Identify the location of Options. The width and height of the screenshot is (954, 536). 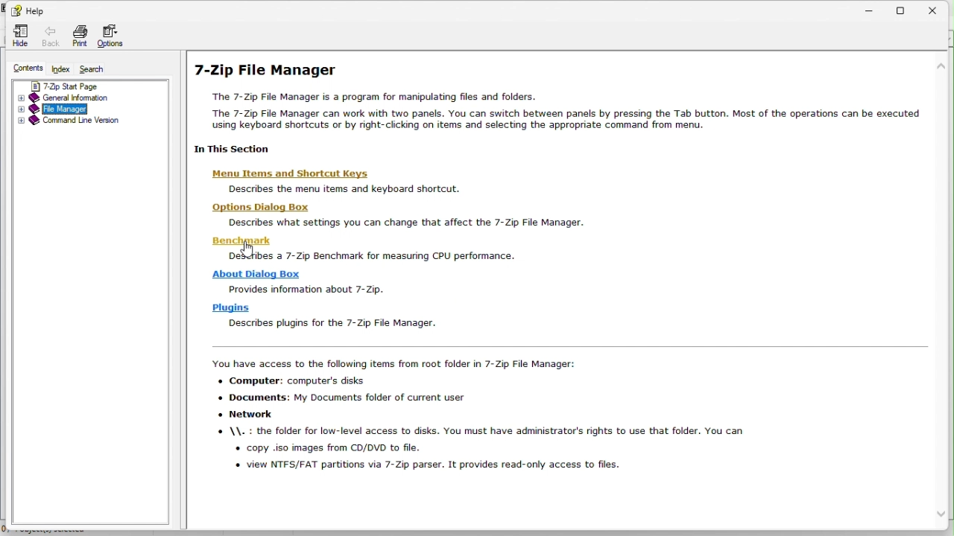
(114, 33).